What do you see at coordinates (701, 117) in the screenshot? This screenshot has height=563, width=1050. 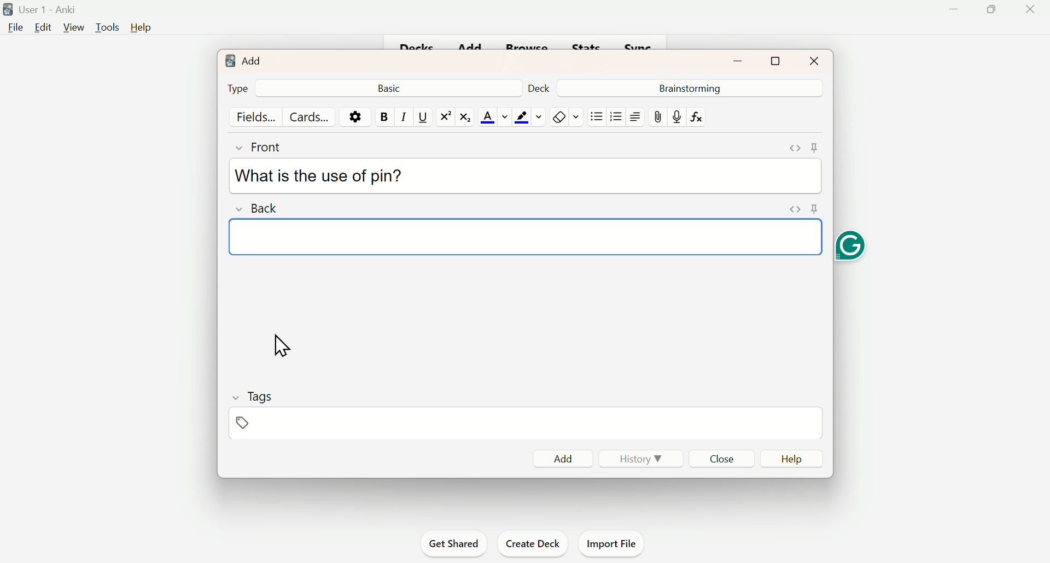 I see `fx` at bounding box center [701, 117].